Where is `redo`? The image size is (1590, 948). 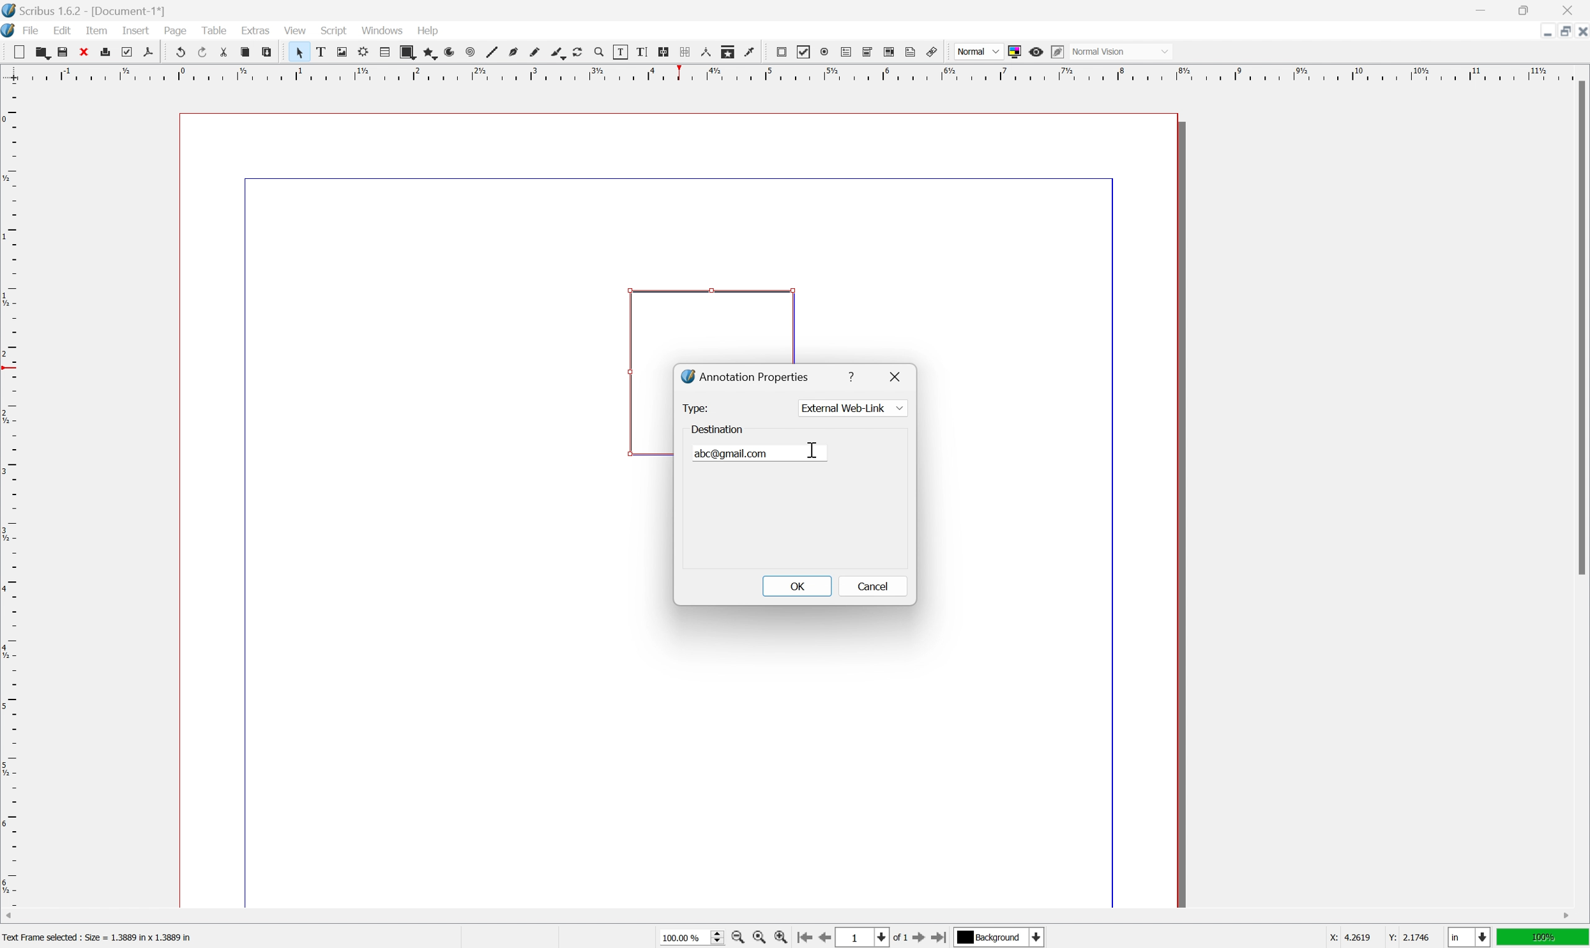 redo is located at coordinates (202, 50).